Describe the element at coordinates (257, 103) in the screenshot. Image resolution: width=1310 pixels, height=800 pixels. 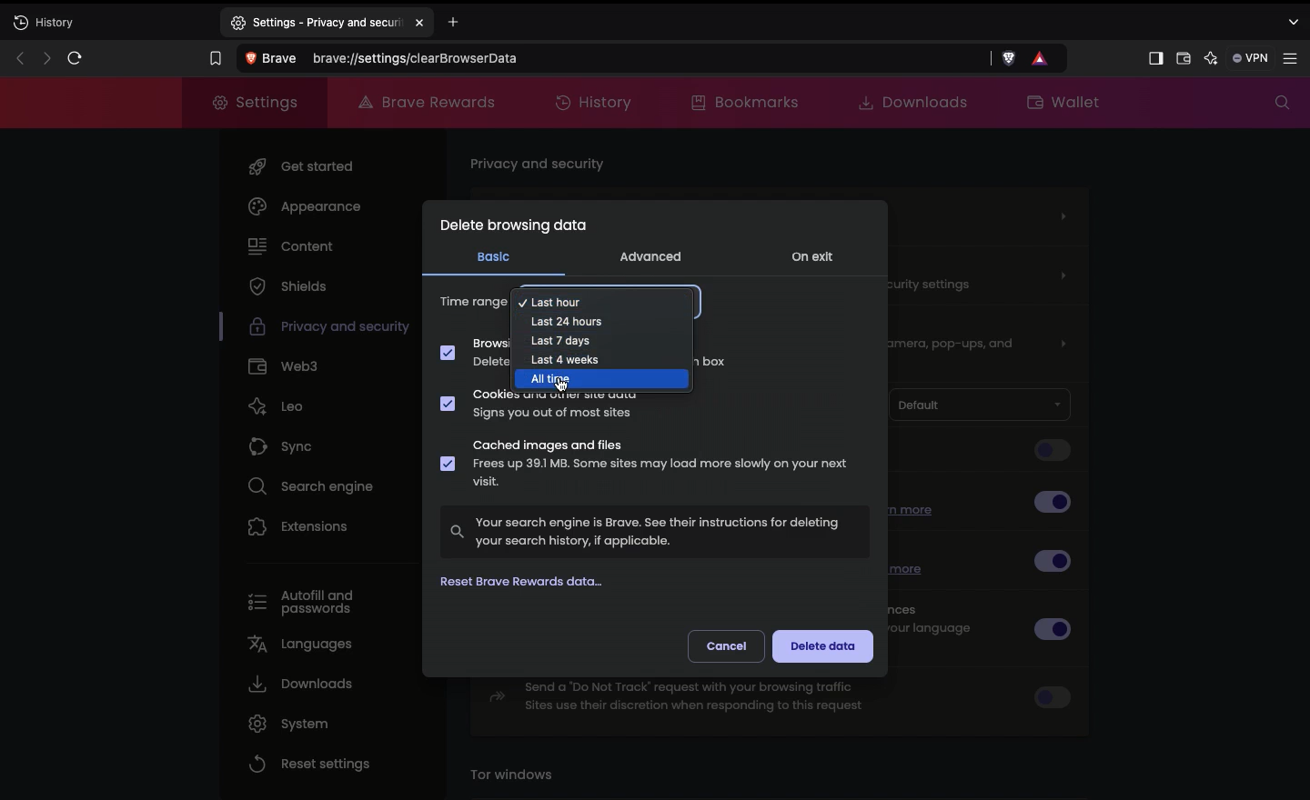
I see `Settings` at that location.